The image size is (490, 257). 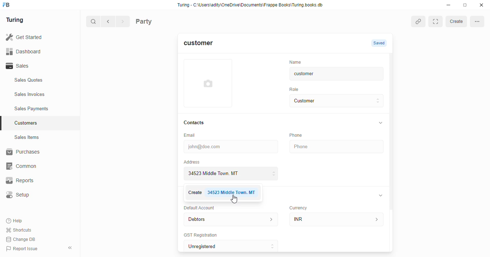 I want to click on forward, so click(x=123, y=22).